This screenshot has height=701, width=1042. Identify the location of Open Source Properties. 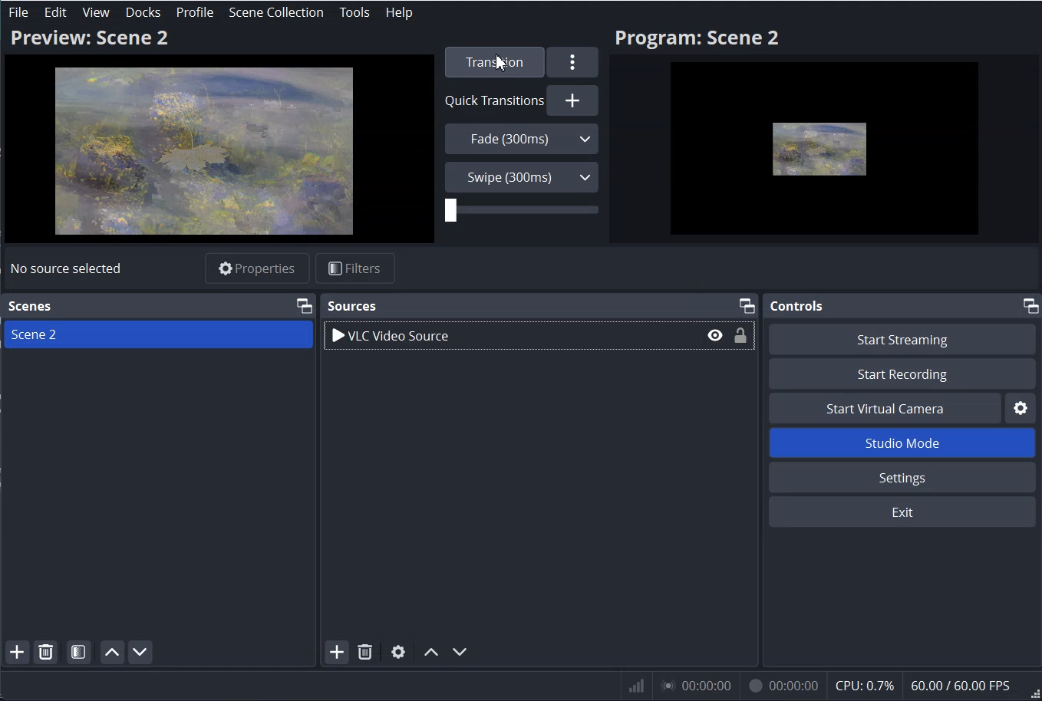
(399, 651).